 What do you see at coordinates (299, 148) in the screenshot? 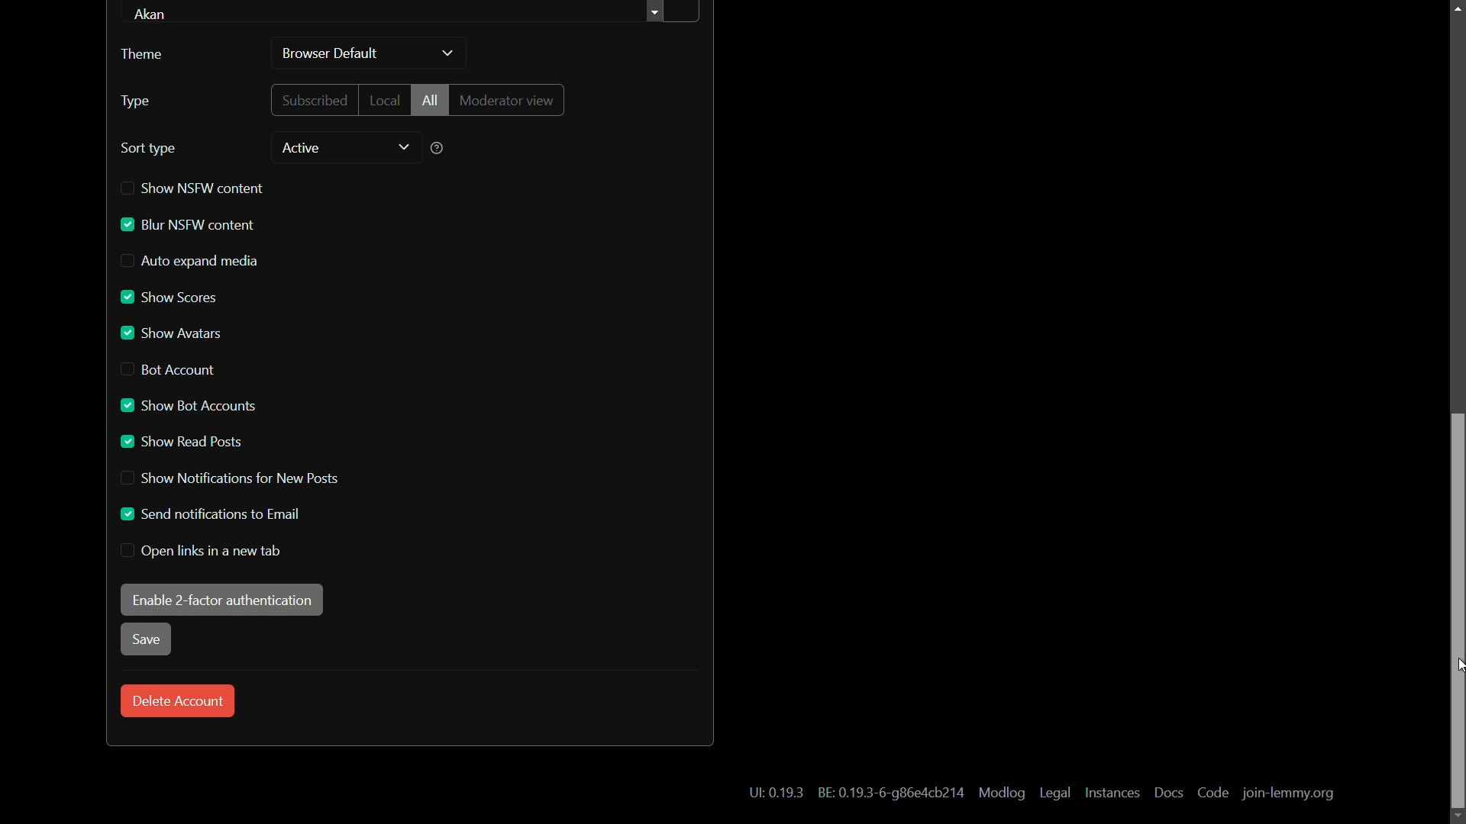
I see `active` at bounding box center [299, 148].